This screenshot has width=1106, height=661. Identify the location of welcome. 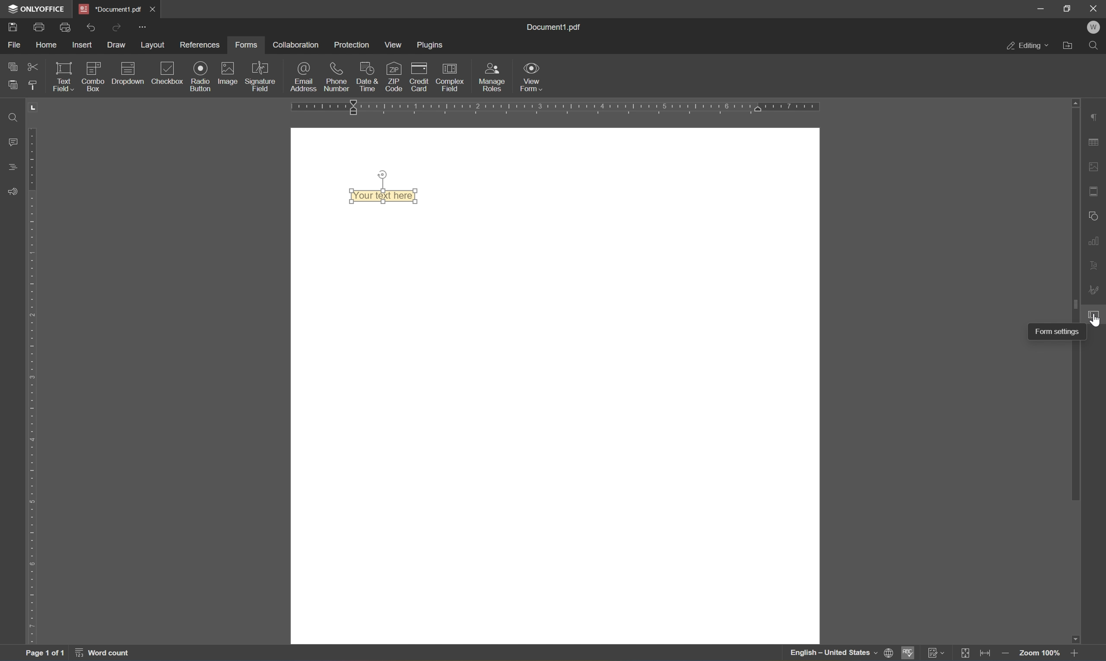
(1093, 28).